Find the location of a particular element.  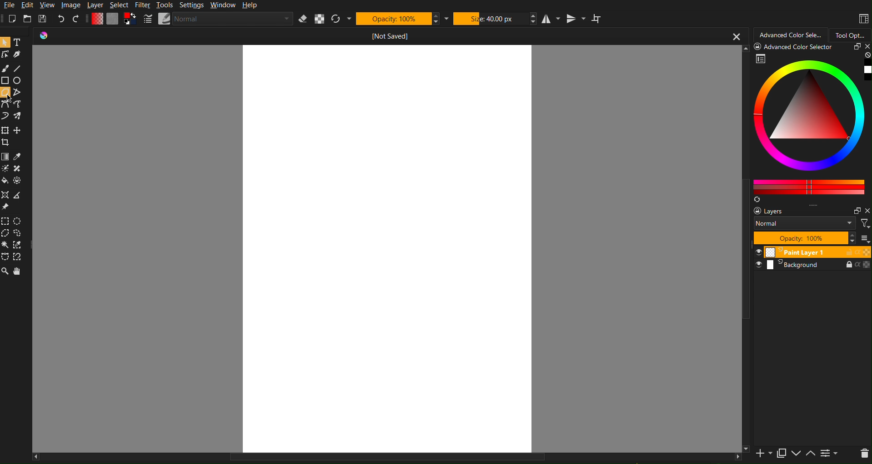

opacity: 100% is located at coordinates (804, 237).